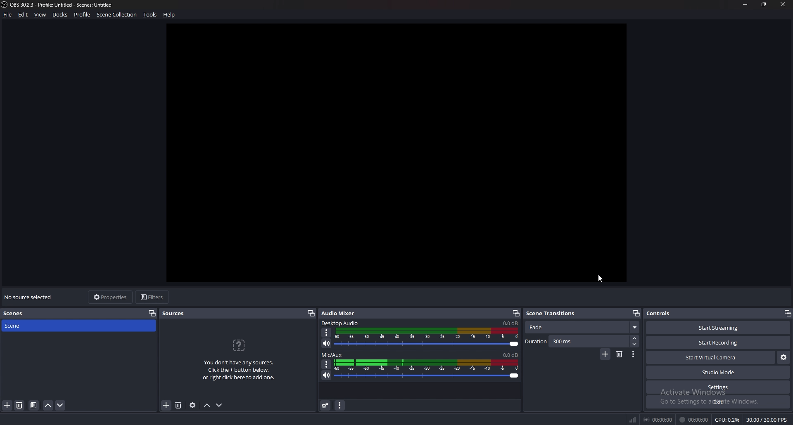  Describe the element at coordinates (154, 297) in the screenshot. I see `filters` at that location.